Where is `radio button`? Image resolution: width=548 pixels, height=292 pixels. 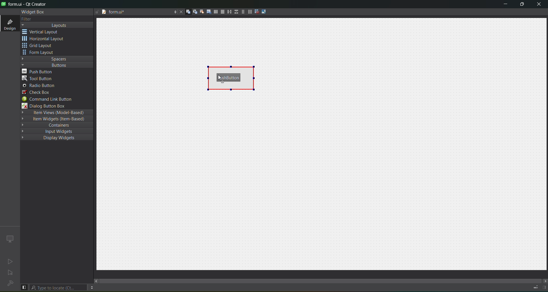
radio button is located at coordinates (39, 86).